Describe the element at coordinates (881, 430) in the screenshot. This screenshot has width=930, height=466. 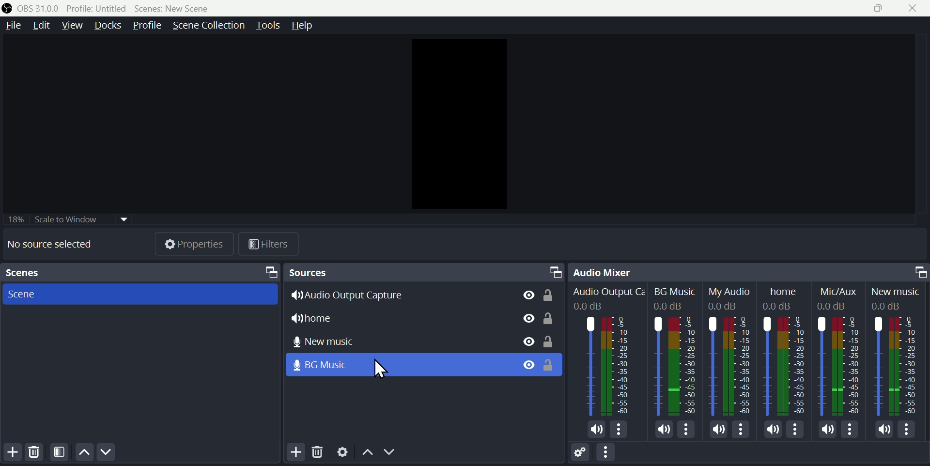
I see `Mute /Unmute` at that location.